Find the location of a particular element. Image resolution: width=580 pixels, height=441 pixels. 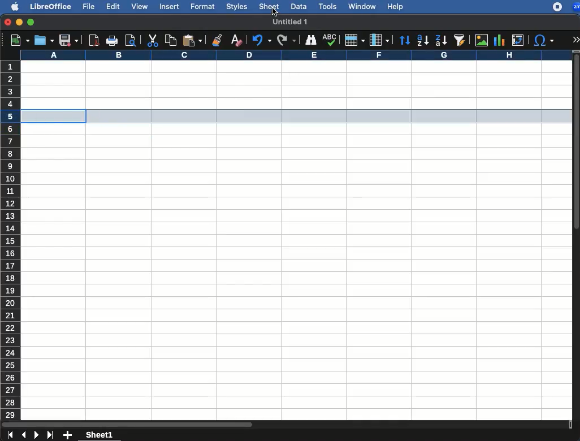

spell check is located at coordinates (329, 38).